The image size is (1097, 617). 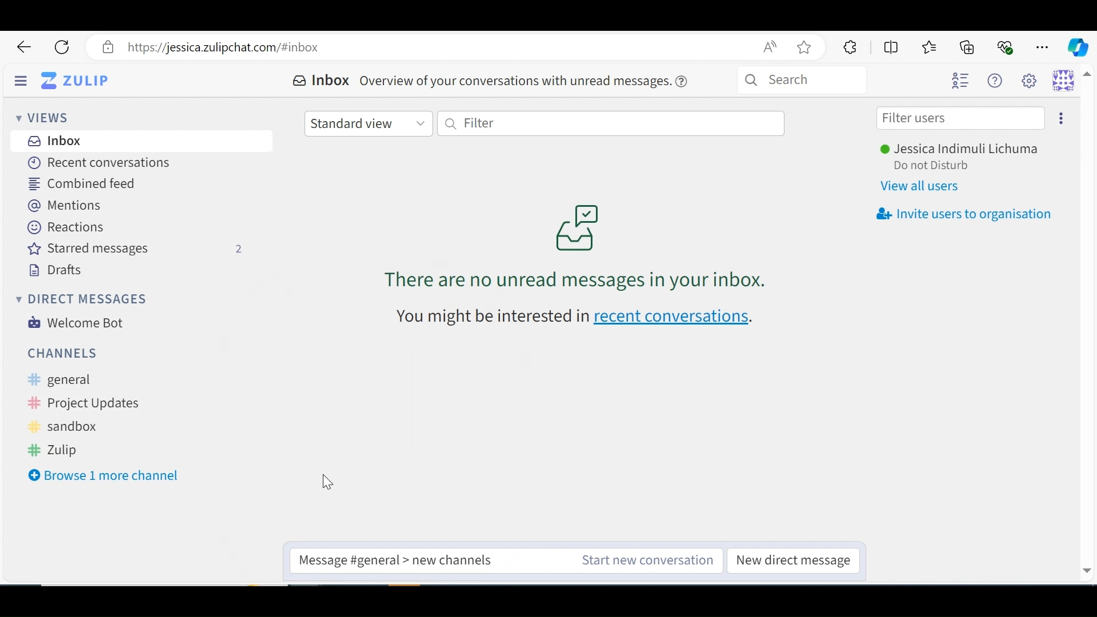 I want to click on main settings, so click(x=1032, y=82).